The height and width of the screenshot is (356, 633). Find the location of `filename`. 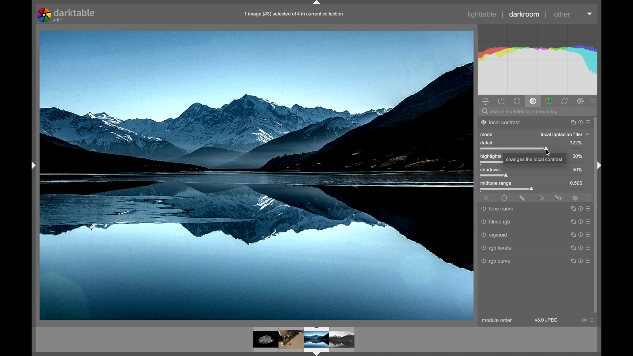

filename is located at coordinates (293, 14).